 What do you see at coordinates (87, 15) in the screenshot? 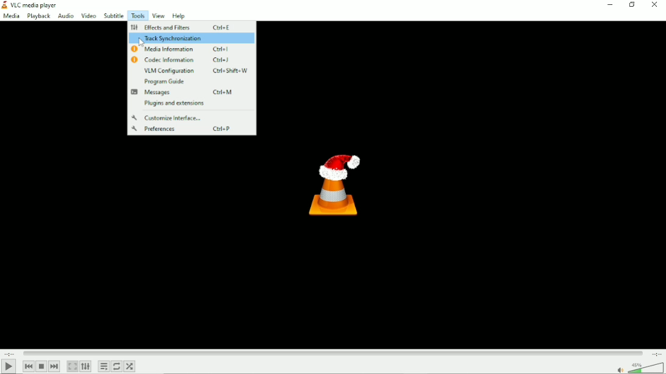
I see `Video` at bounding box center [87, 15].